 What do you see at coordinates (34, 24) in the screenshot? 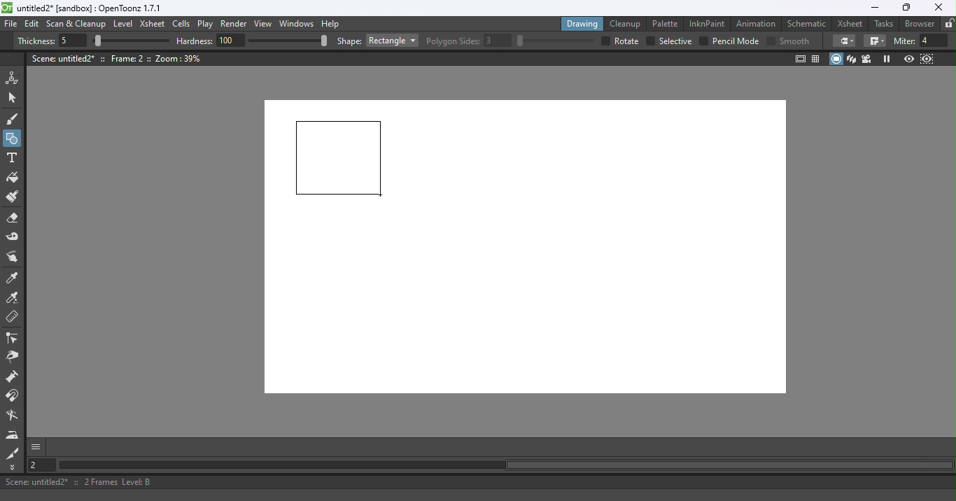
I see `Edit` at bounding box center [34, 24].